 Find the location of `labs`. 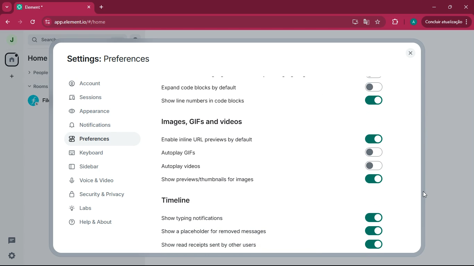

labs is located at coordinates (103, 209).